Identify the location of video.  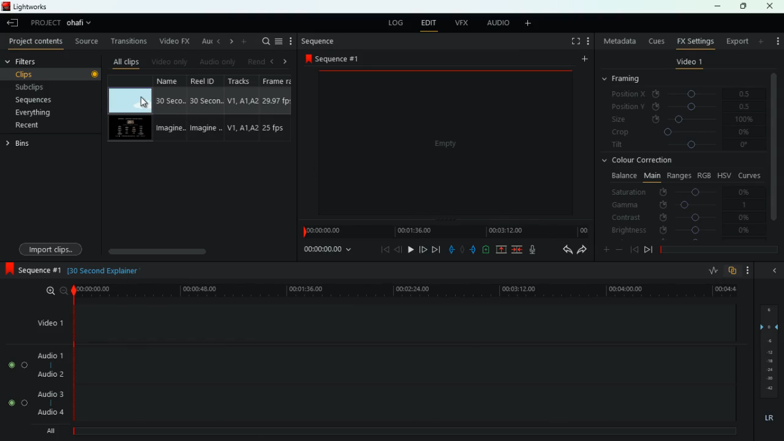
(129, 129).